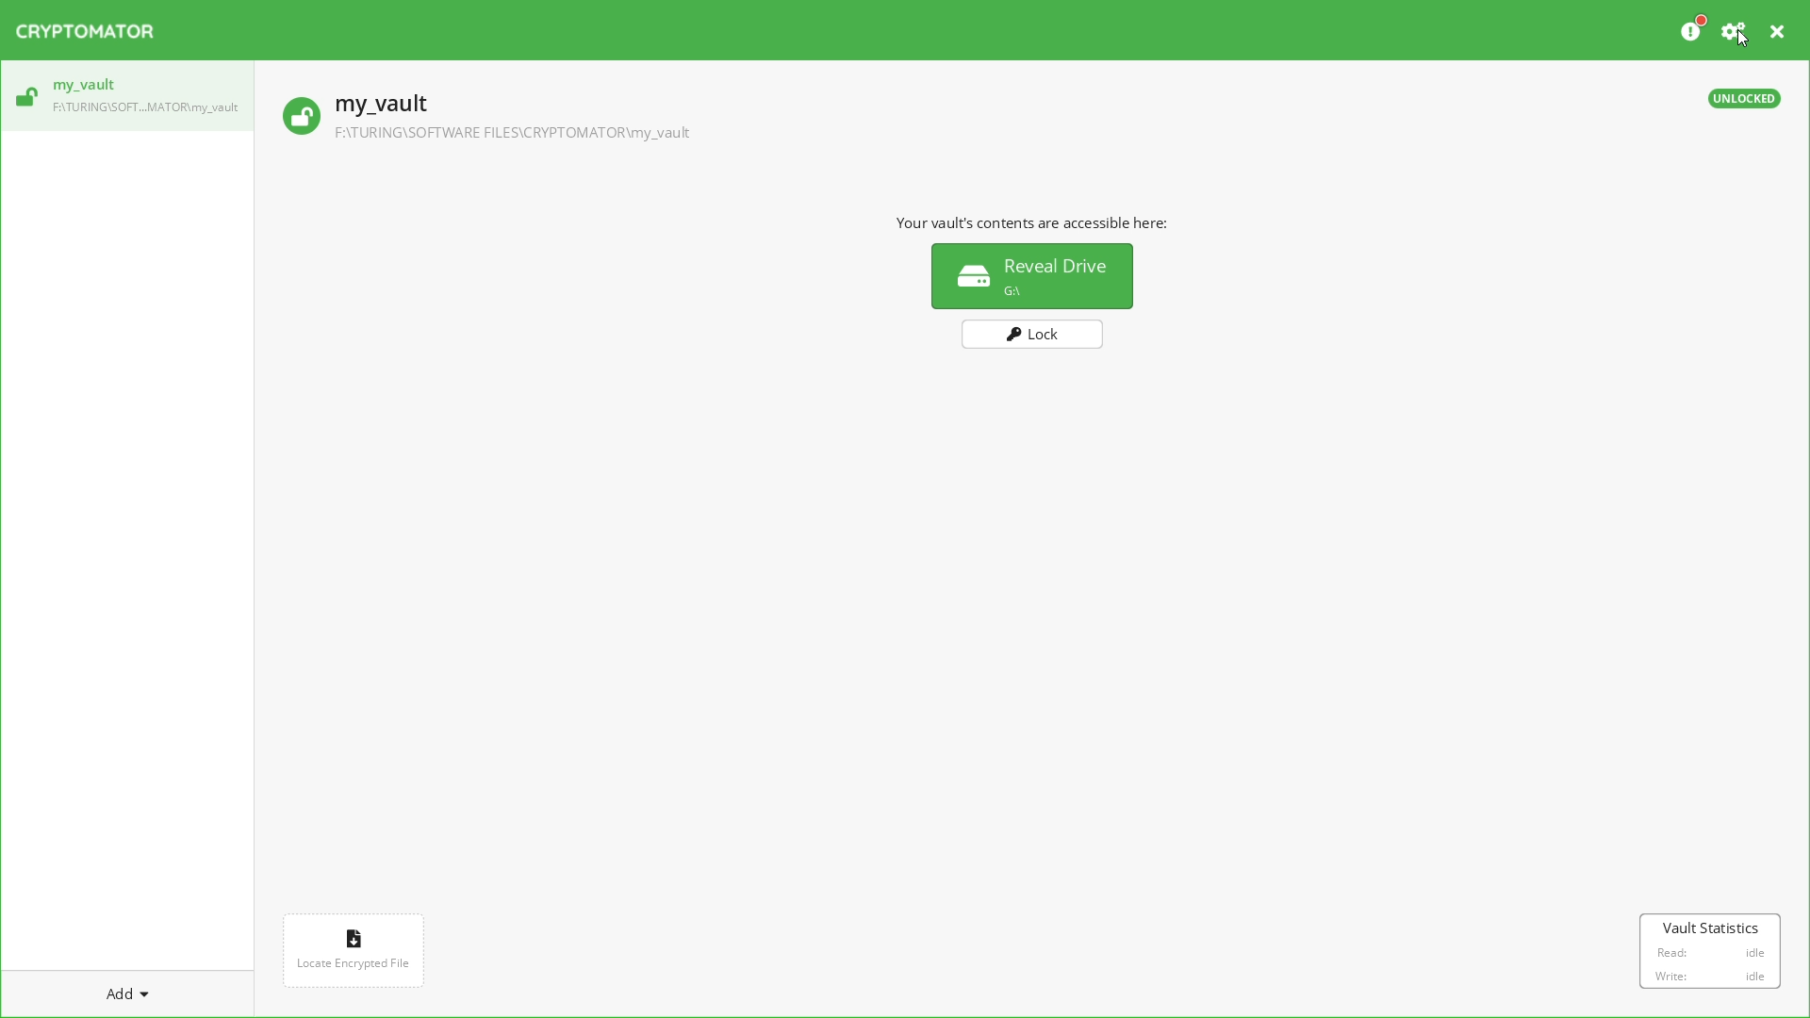 The height and width of the screenshot is (1018, 1810). What do you see at coordinates (1039, 338) in the screenshot?
I see `Lock Drive` at bounding box center [1039, 338].